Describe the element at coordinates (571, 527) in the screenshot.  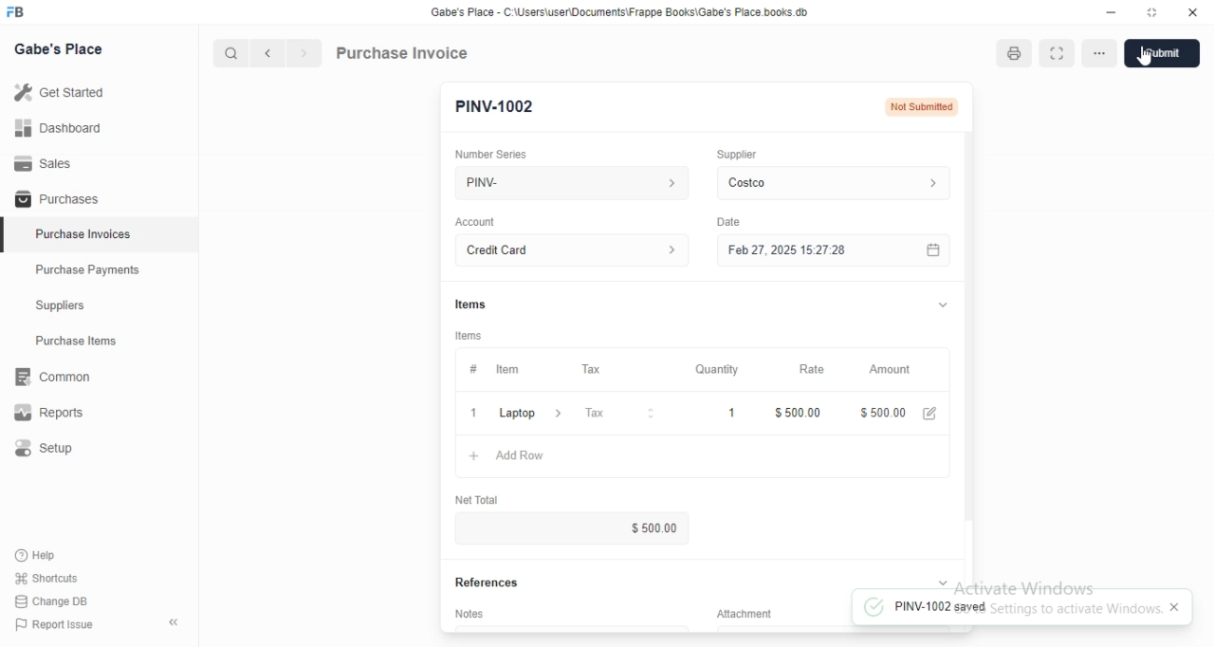
I see `$ 500.00` at that location.